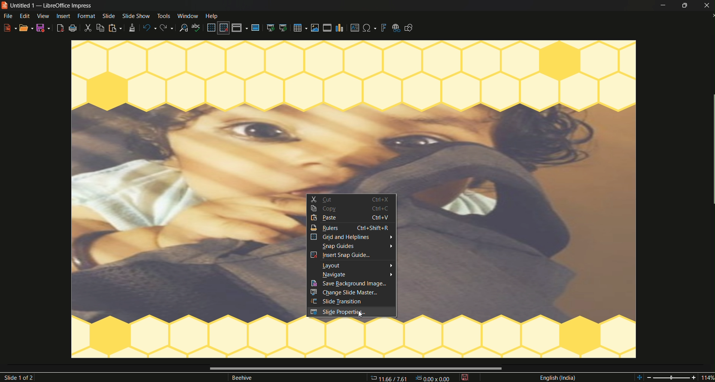 The image size is (715, 382). What do you see at coordinates (355, 27) in the screenshot?
I see `insert textbox` at bounding box center [355, 27].